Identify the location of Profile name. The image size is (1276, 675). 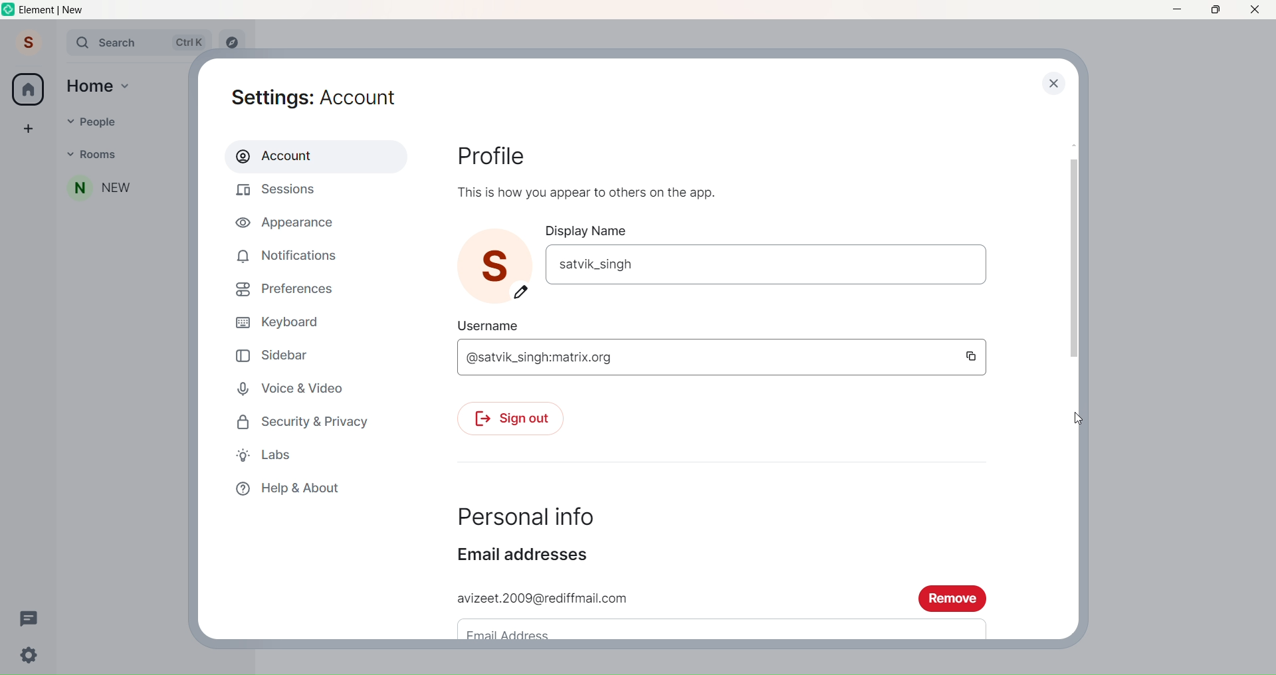
(498, 256).